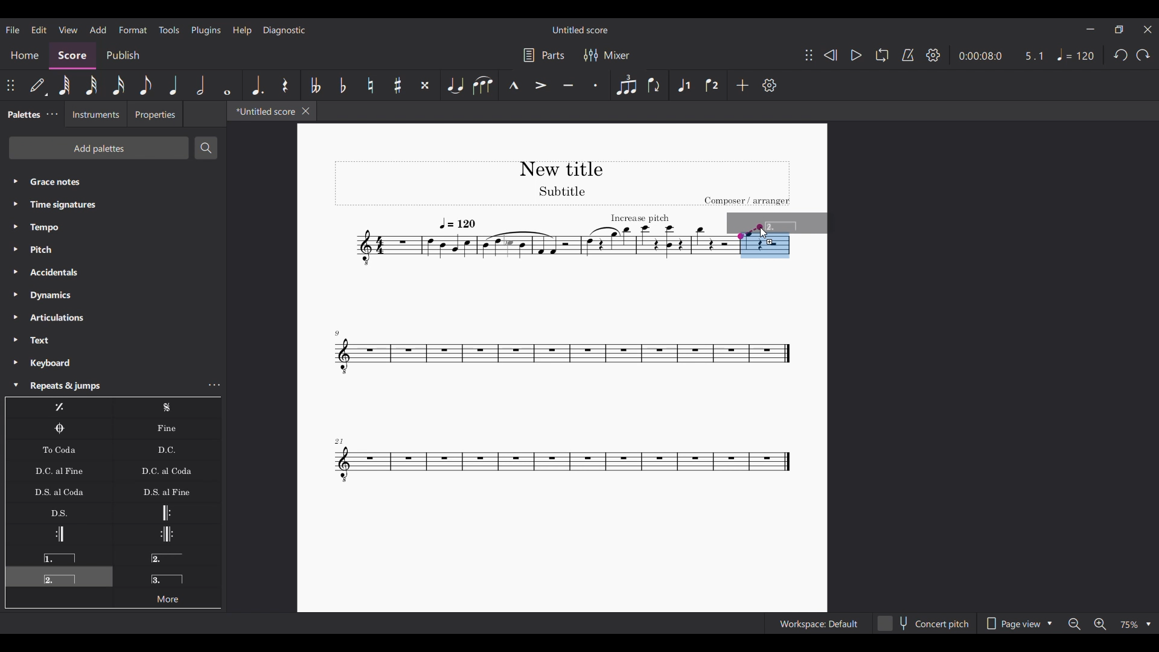  I want to click on Change position, so click(10, 85).